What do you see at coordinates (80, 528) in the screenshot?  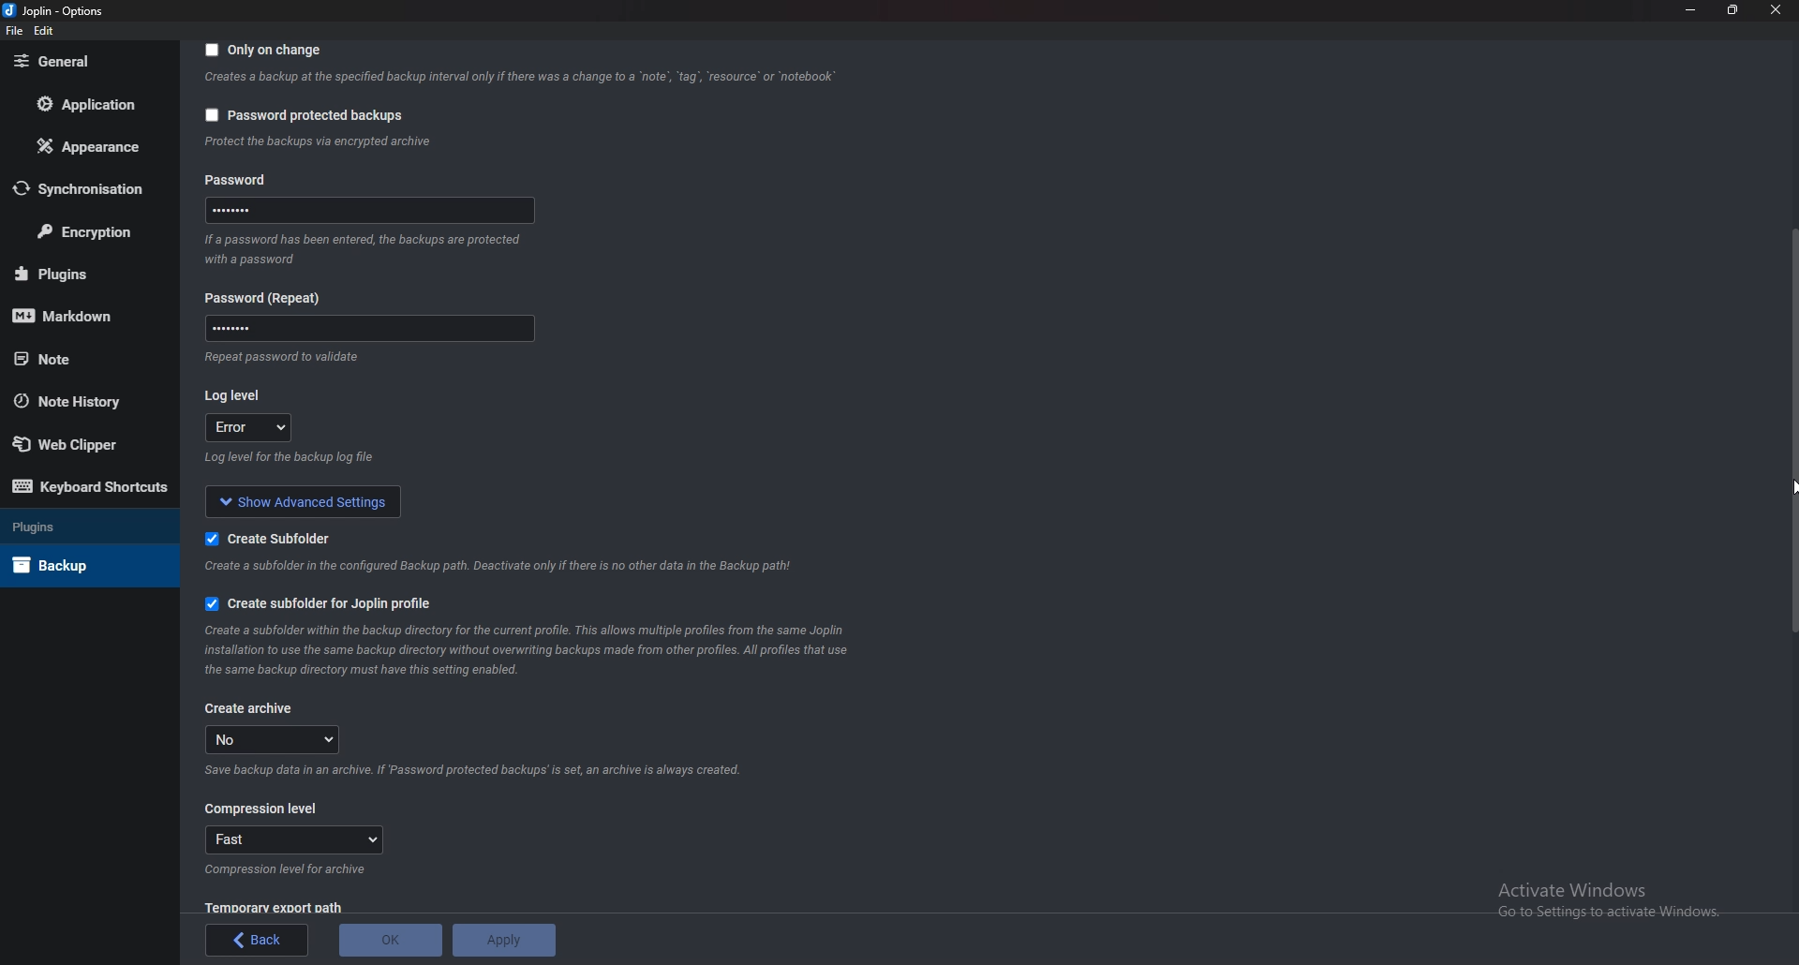 I see `Plugins` at bounding box center [80, 528].